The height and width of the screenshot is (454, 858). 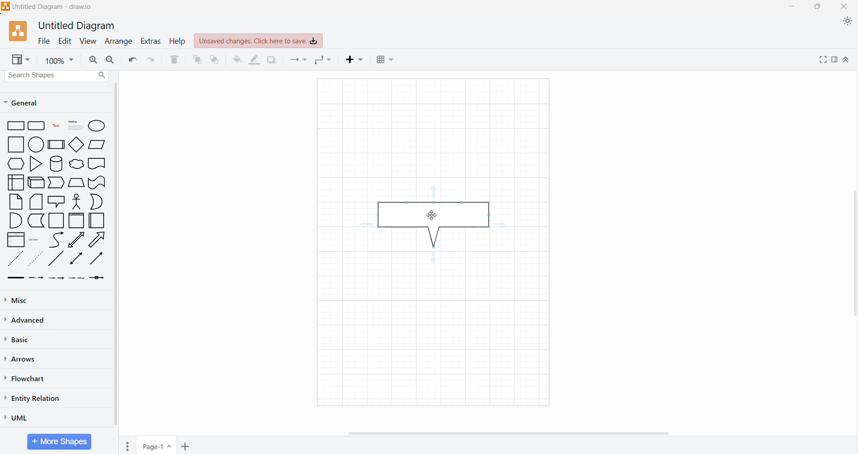 What do you see at coordinates (14, 126) in the screenshot?
I see `rectangle` at bounding box center [14, 126].